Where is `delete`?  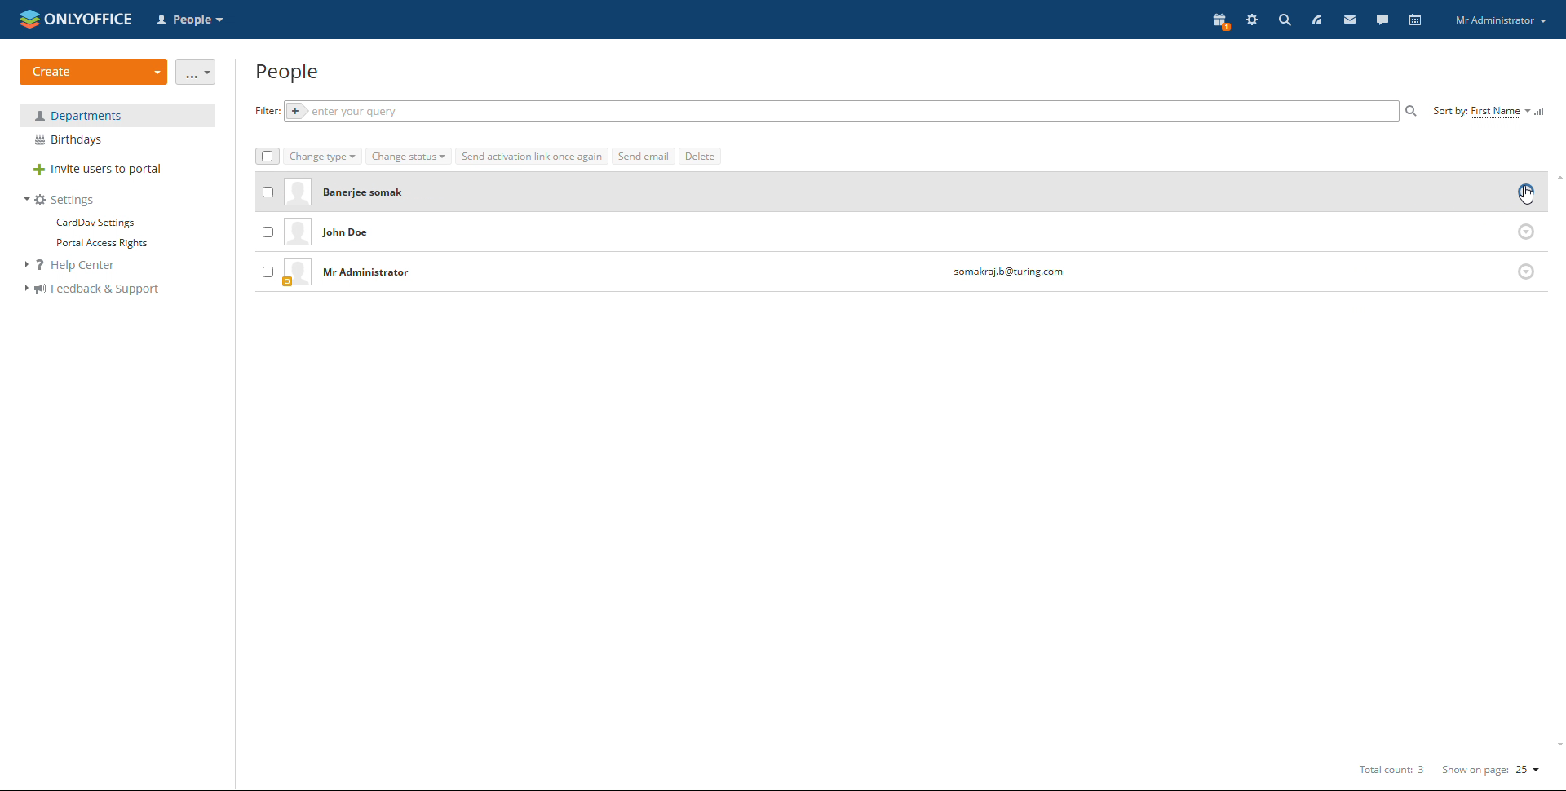 delete is located at coordinates (700, 156).